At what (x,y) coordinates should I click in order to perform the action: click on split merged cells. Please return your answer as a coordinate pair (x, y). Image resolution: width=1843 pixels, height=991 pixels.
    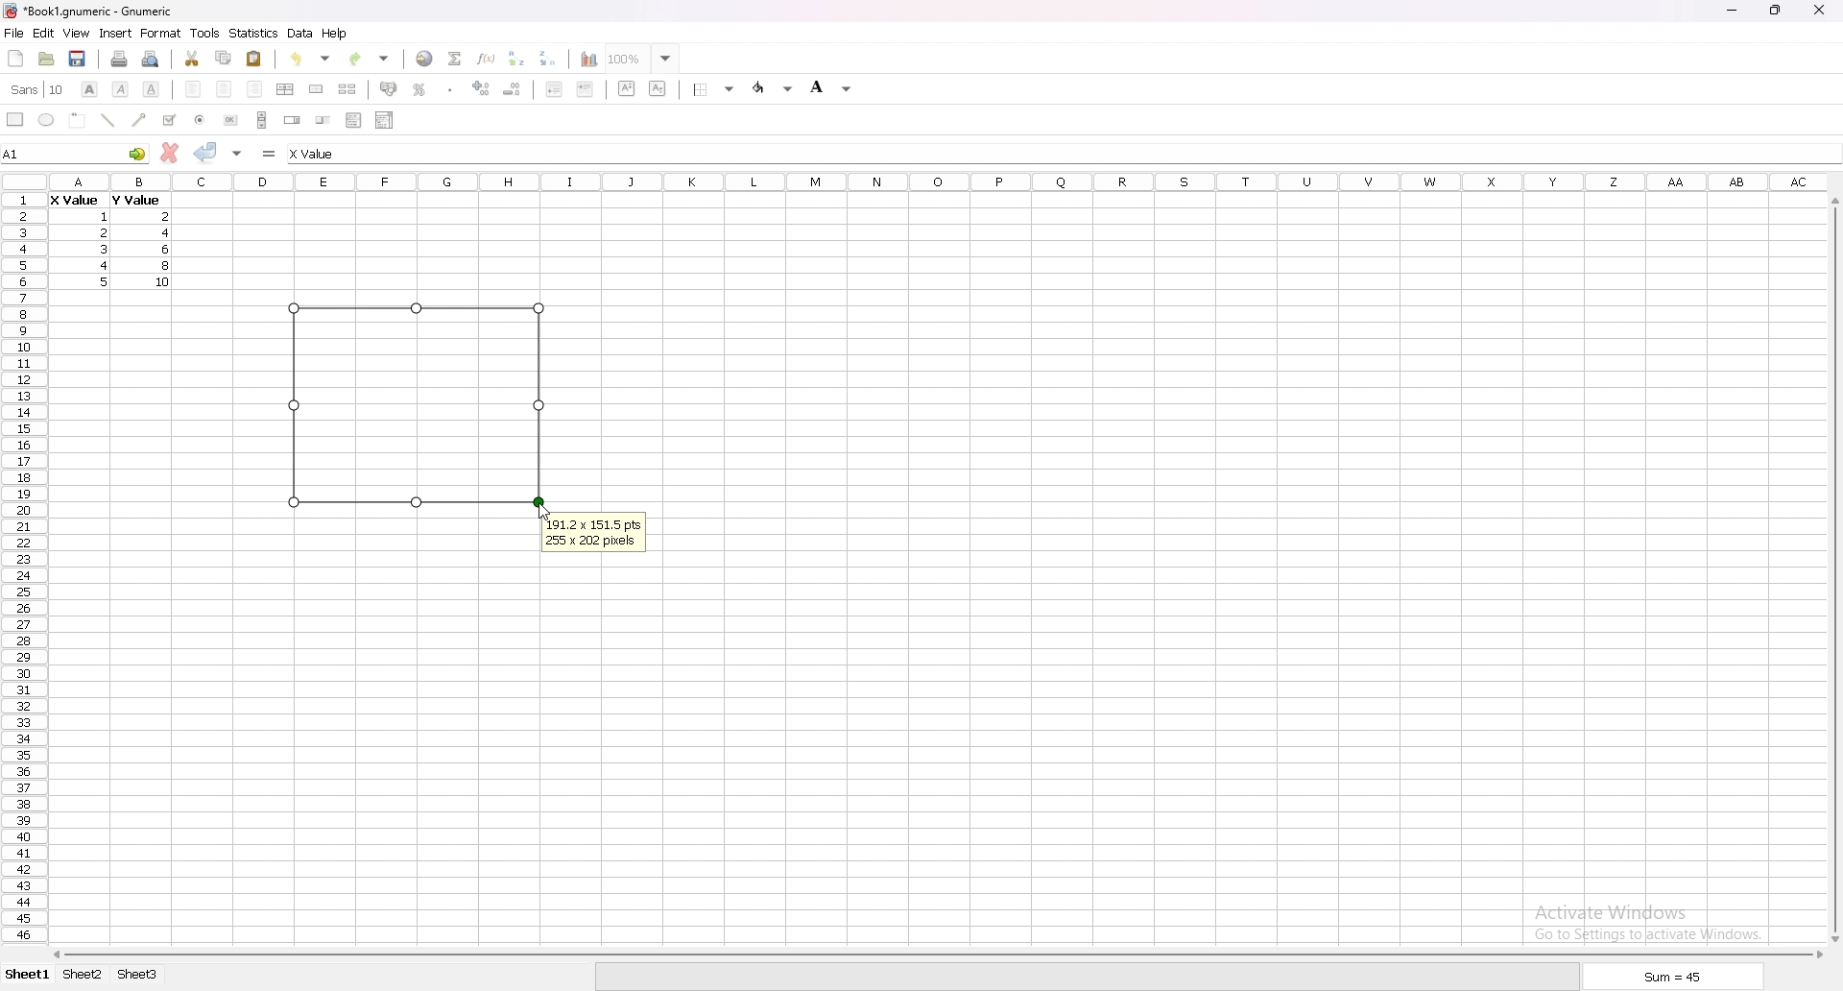
    Looking at the image, I should click on (347, 89).